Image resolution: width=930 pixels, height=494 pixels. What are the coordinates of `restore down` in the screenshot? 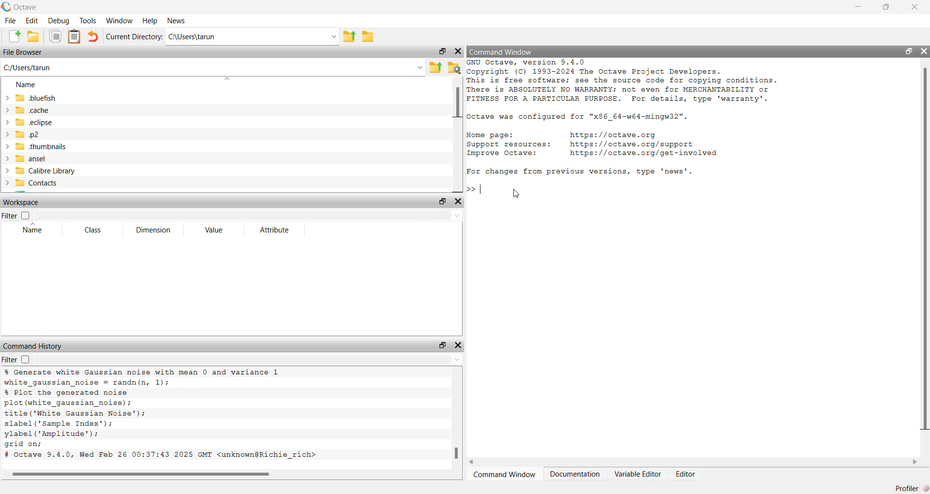 It's located at (441, 202).